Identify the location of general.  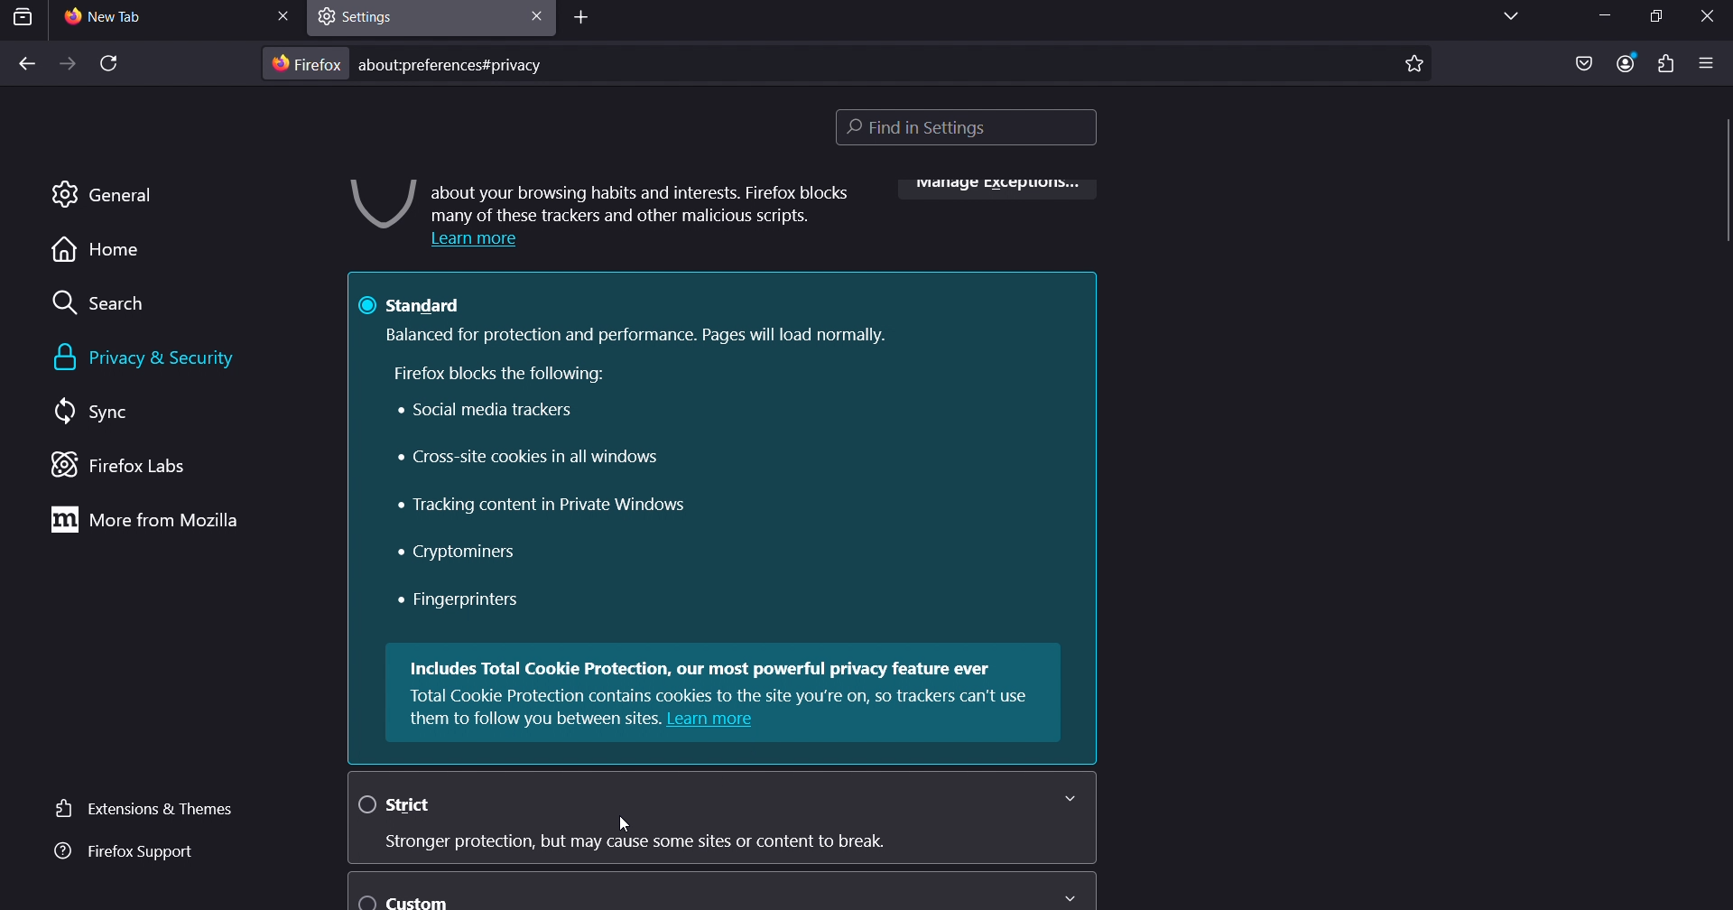
(102, 192).